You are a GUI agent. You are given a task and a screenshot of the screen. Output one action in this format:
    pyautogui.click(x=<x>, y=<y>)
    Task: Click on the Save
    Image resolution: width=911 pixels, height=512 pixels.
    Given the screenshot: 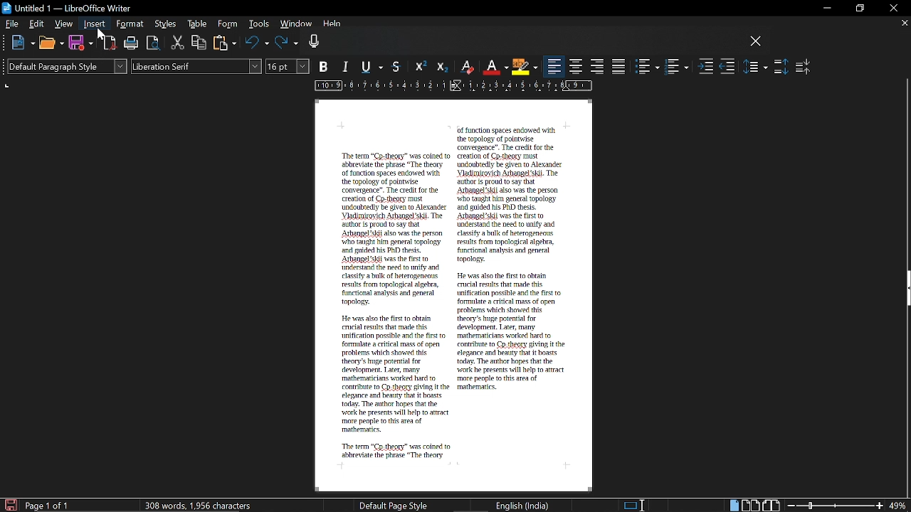 What is the action you would take?
    pyautogui.click(x=80, y=43)
    